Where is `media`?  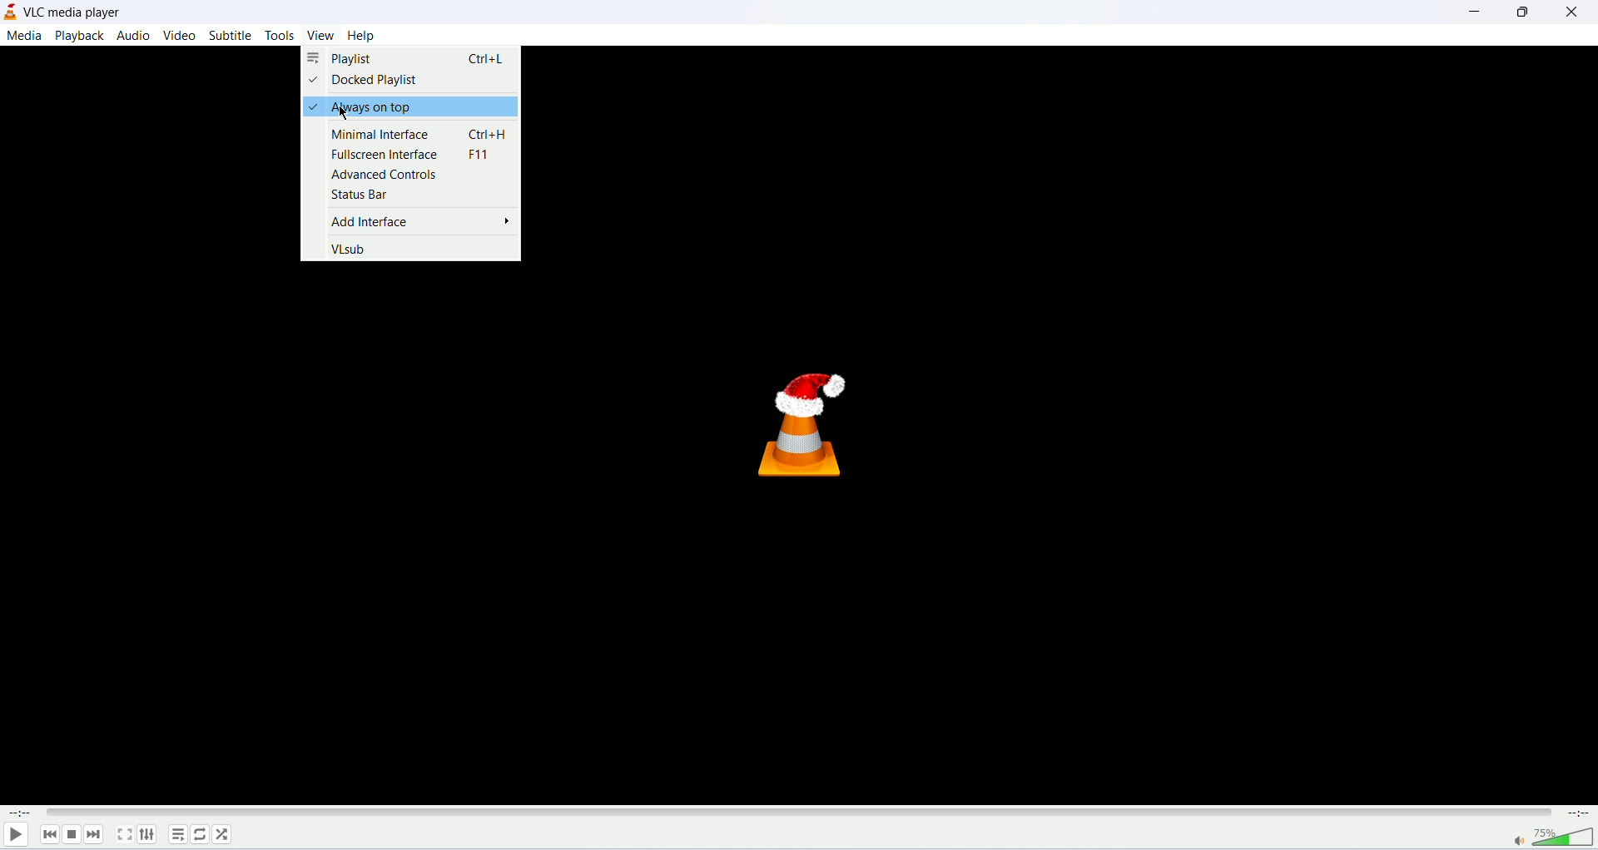 media is located at coordinates (23, 37).